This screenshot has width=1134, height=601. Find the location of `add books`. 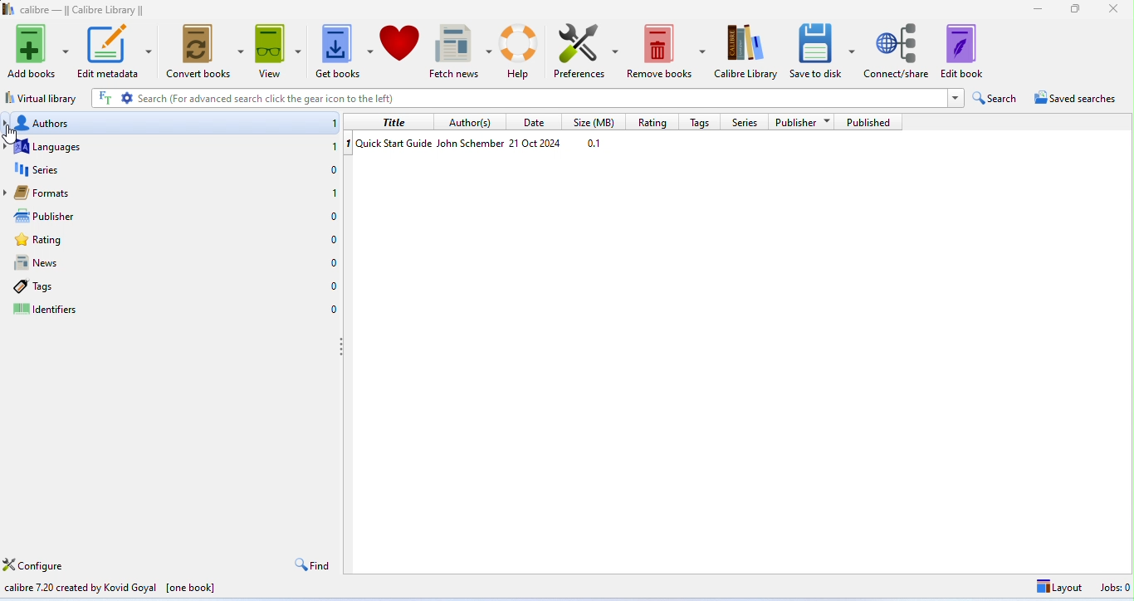

add books is located at coordinates (38, 50).